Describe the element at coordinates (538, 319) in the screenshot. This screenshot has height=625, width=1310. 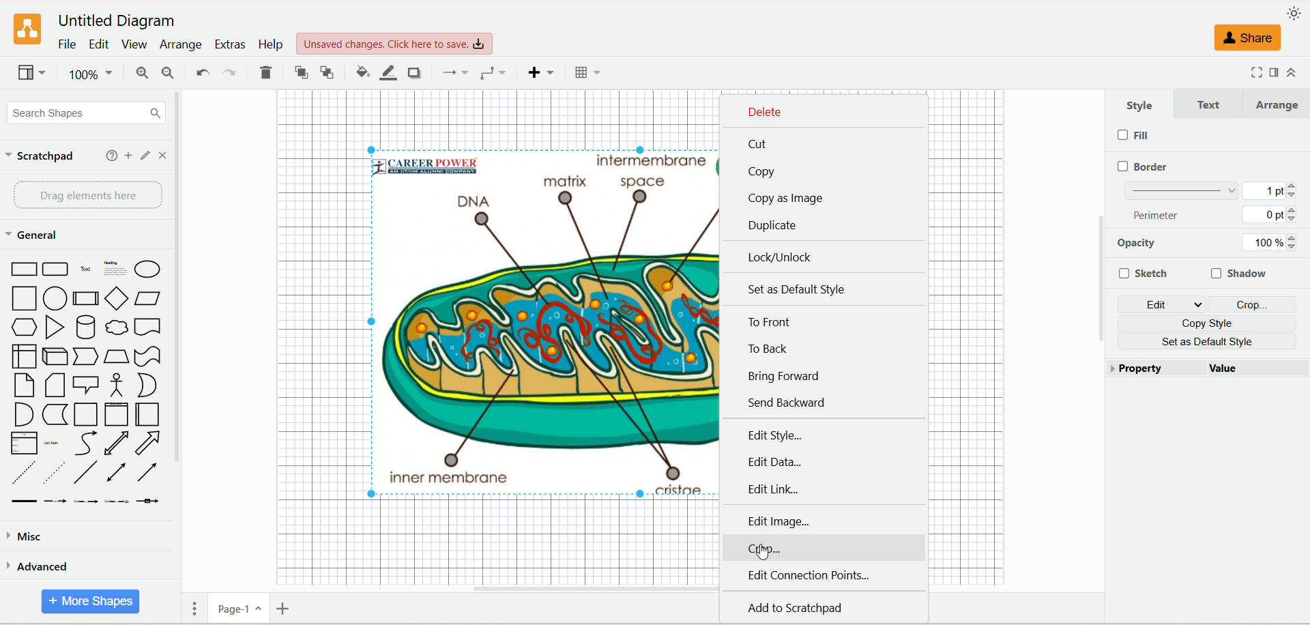
I see `Selected Image ` at that location.